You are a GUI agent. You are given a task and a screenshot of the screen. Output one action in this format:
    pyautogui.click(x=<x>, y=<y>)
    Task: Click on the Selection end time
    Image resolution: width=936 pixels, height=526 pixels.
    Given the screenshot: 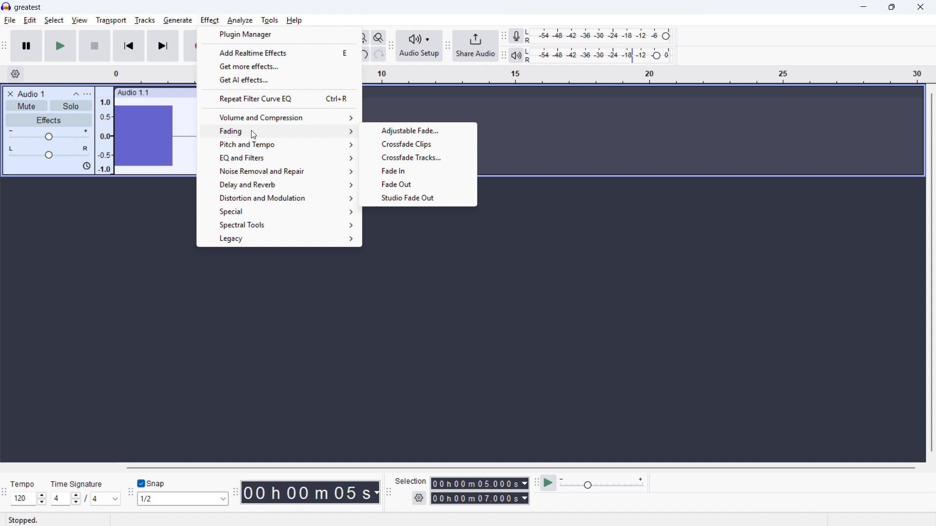 What is the action you would take?
    pyautogui.click(x=480, y=498)
    